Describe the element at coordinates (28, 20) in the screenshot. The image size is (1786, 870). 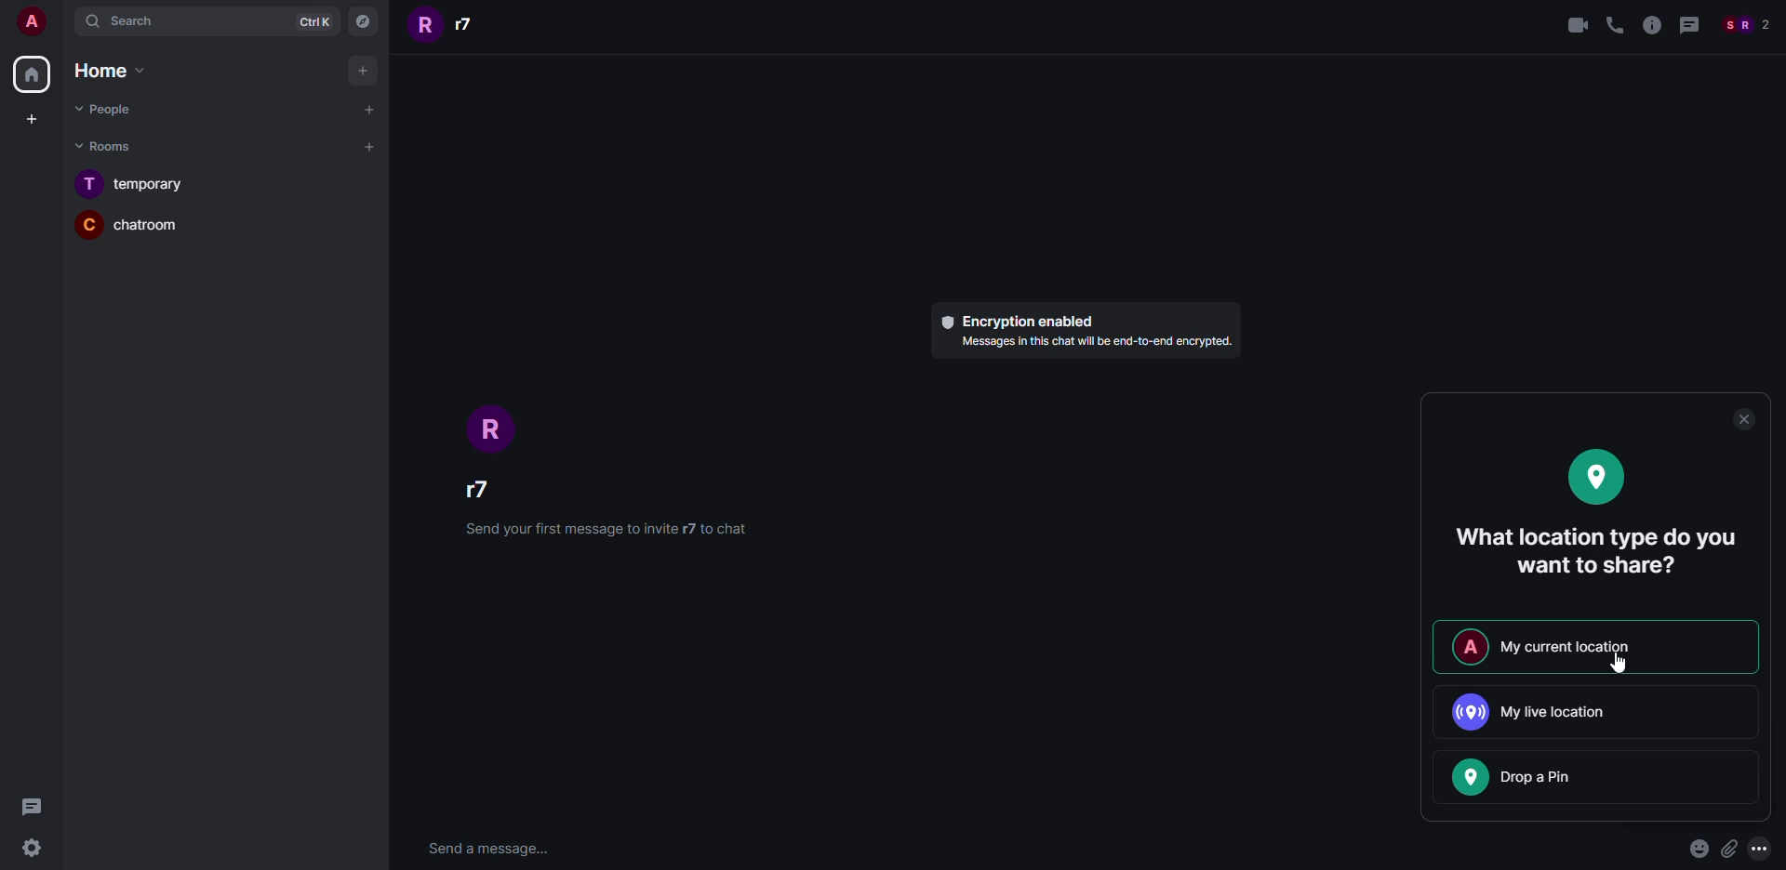
I see `User` at that location.